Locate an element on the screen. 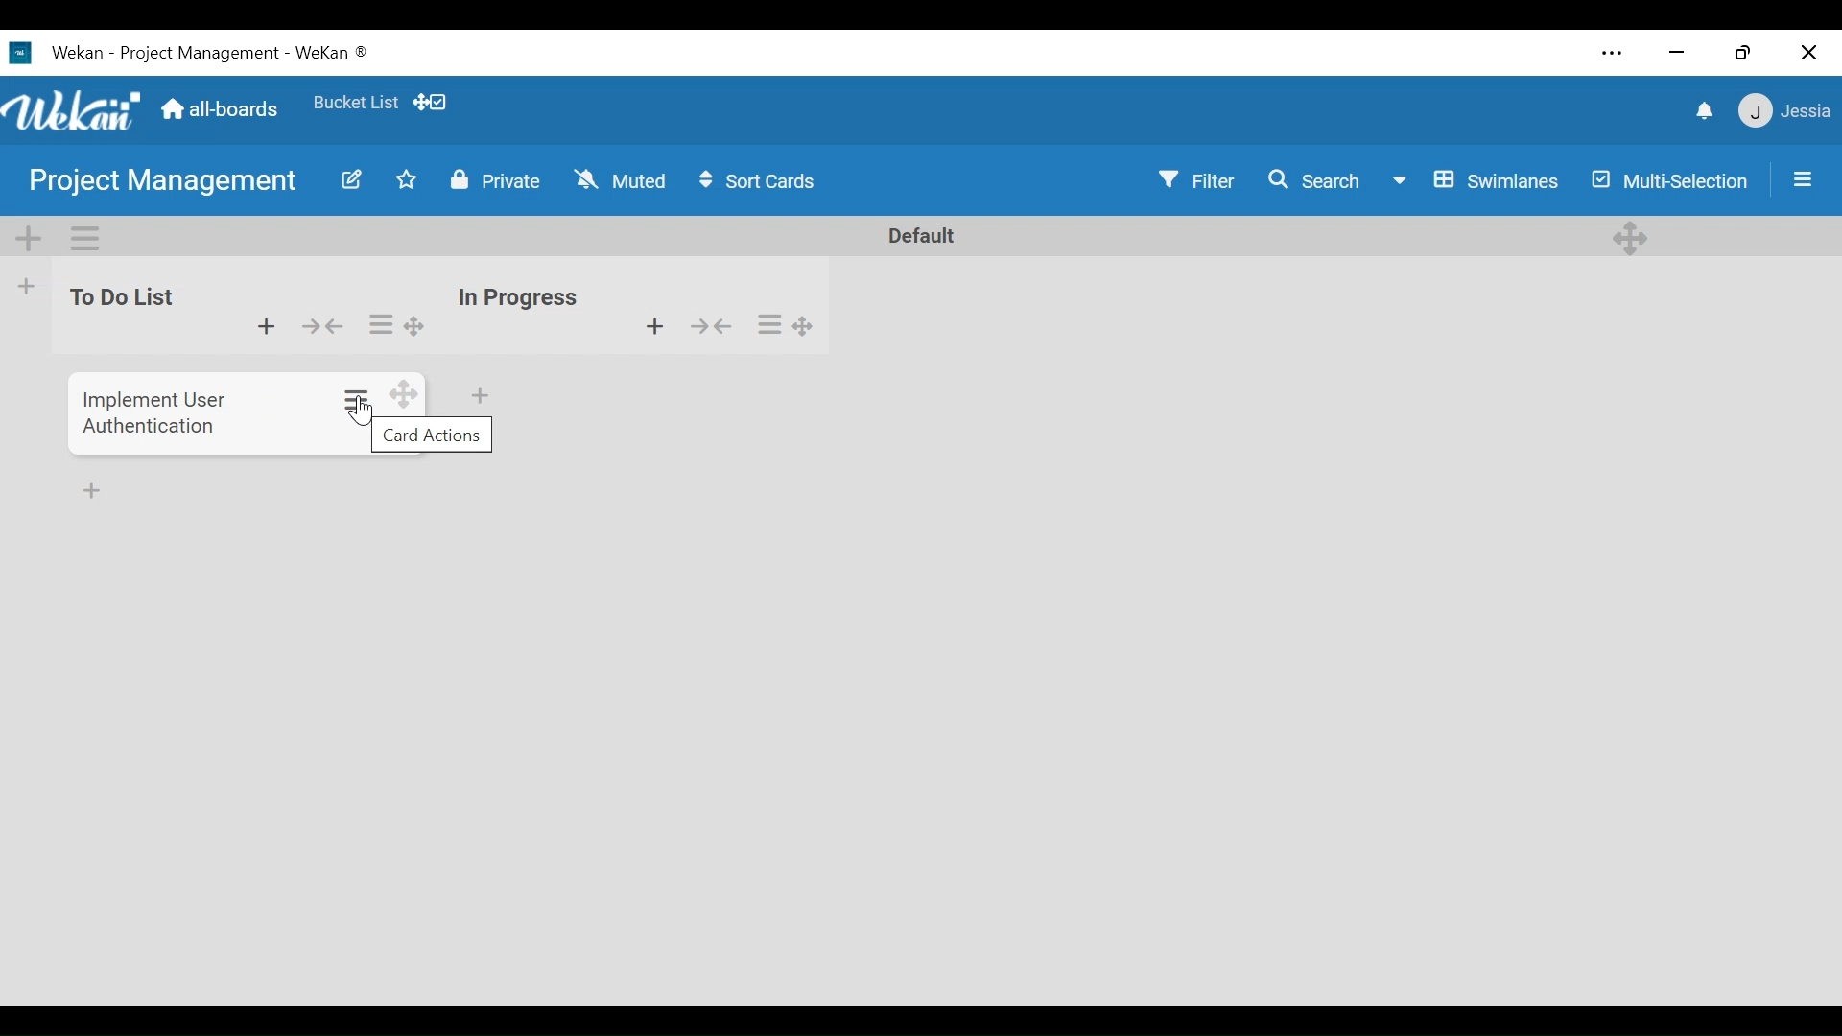  add card to the bottom of the list is located at coordinates (482, 394).